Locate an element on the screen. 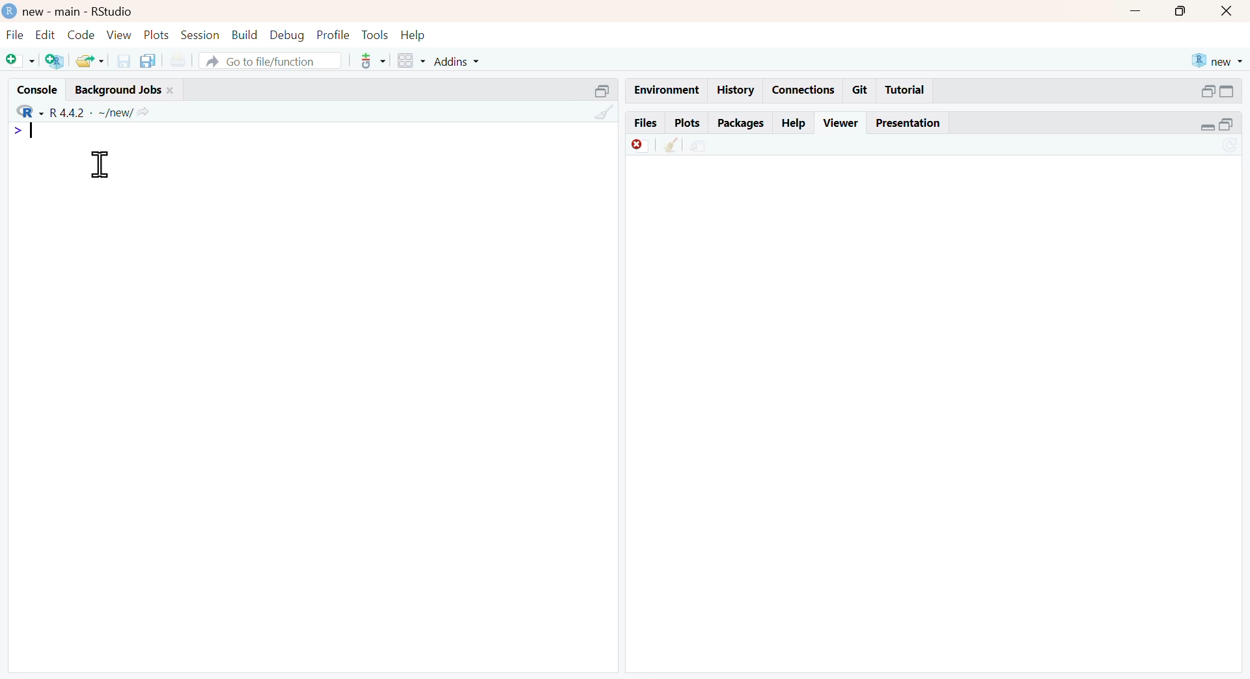  plots is located at coordinates (689, 122).